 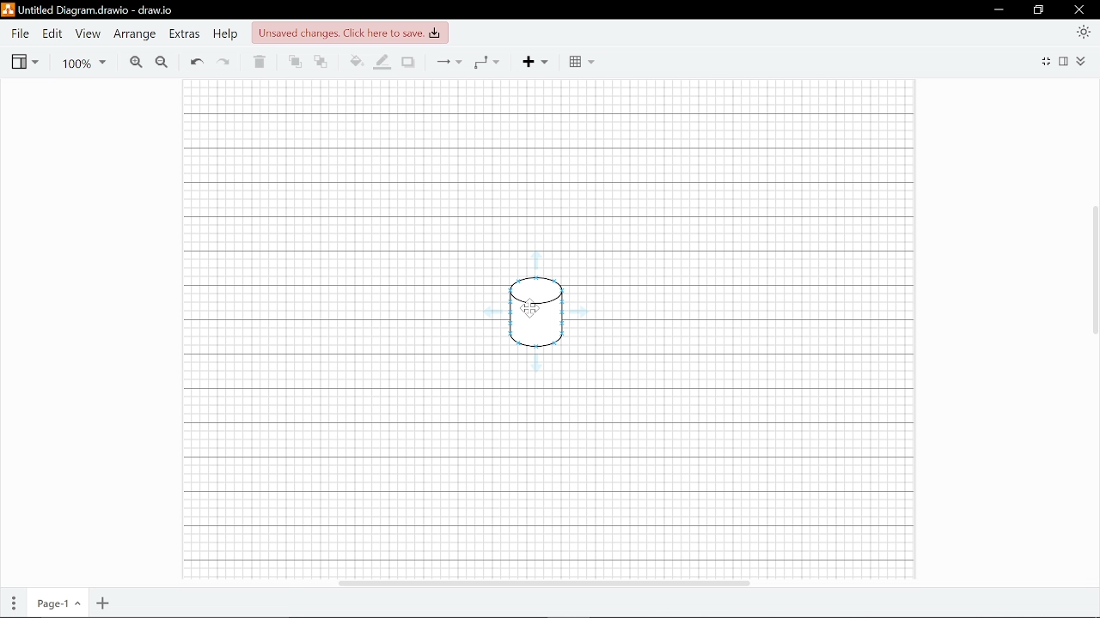 I want to click on Edit, so click(x=53, y=34).